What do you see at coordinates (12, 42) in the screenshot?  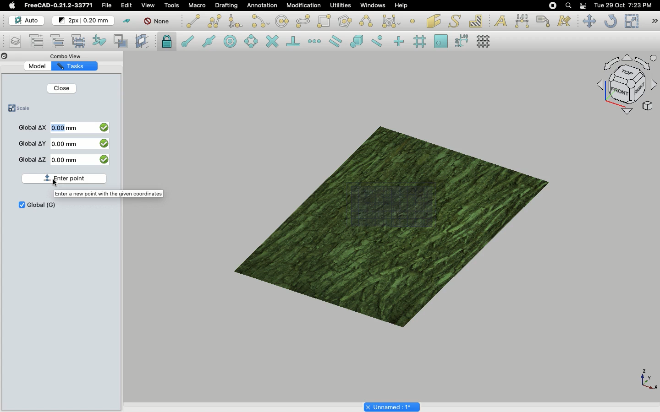 I see `Manage layers` at bounding box center [12, 42].